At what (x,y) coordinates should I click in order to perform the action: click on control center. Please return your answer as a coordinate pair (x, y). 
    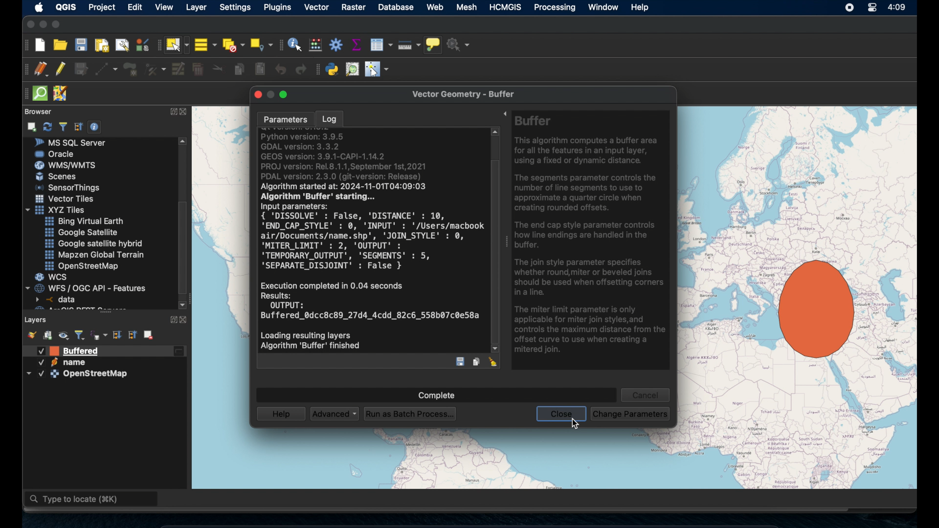
    Looking at the image, I should click on (870, 7).